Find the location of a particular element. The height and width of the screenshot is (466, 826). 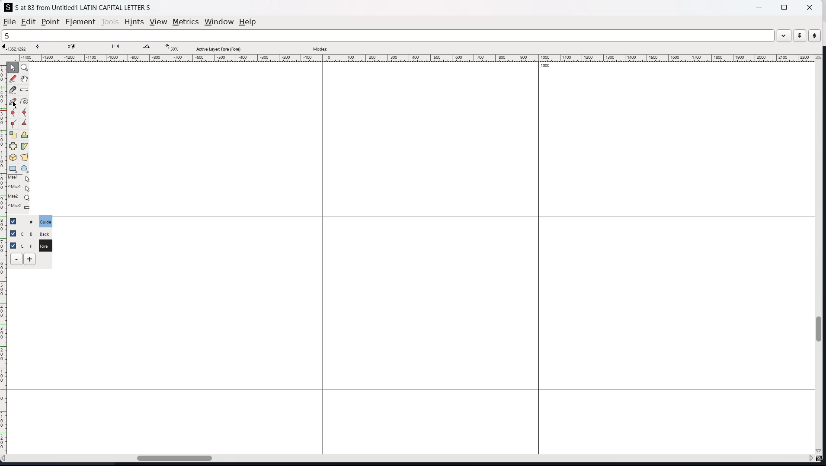

element is located at coordinates (81, 22).